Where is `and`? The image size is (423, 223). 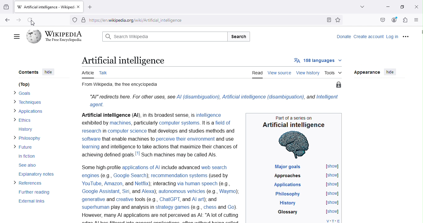
and is located at coordinates (110, 200).